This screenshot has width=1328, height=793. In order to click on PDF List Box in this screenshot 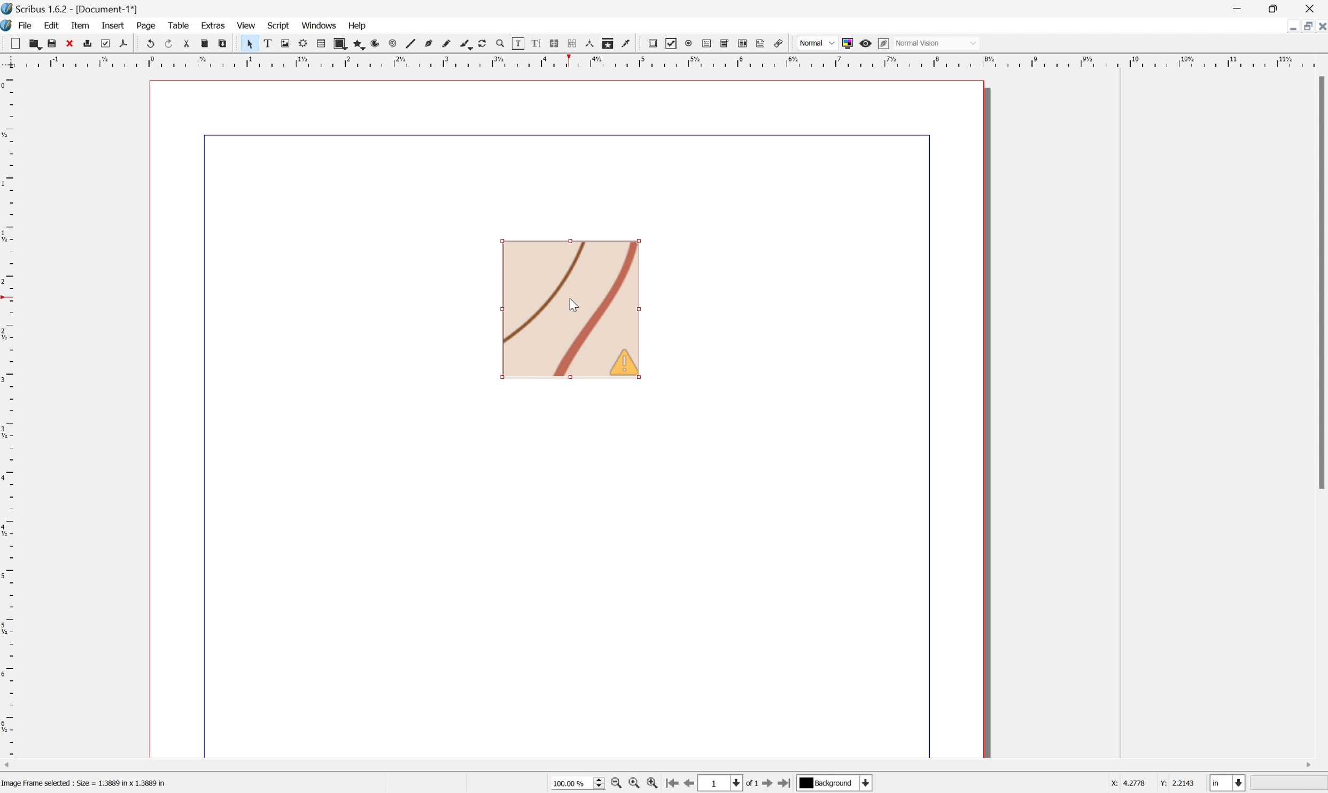, I will do `click(745, 44)`.